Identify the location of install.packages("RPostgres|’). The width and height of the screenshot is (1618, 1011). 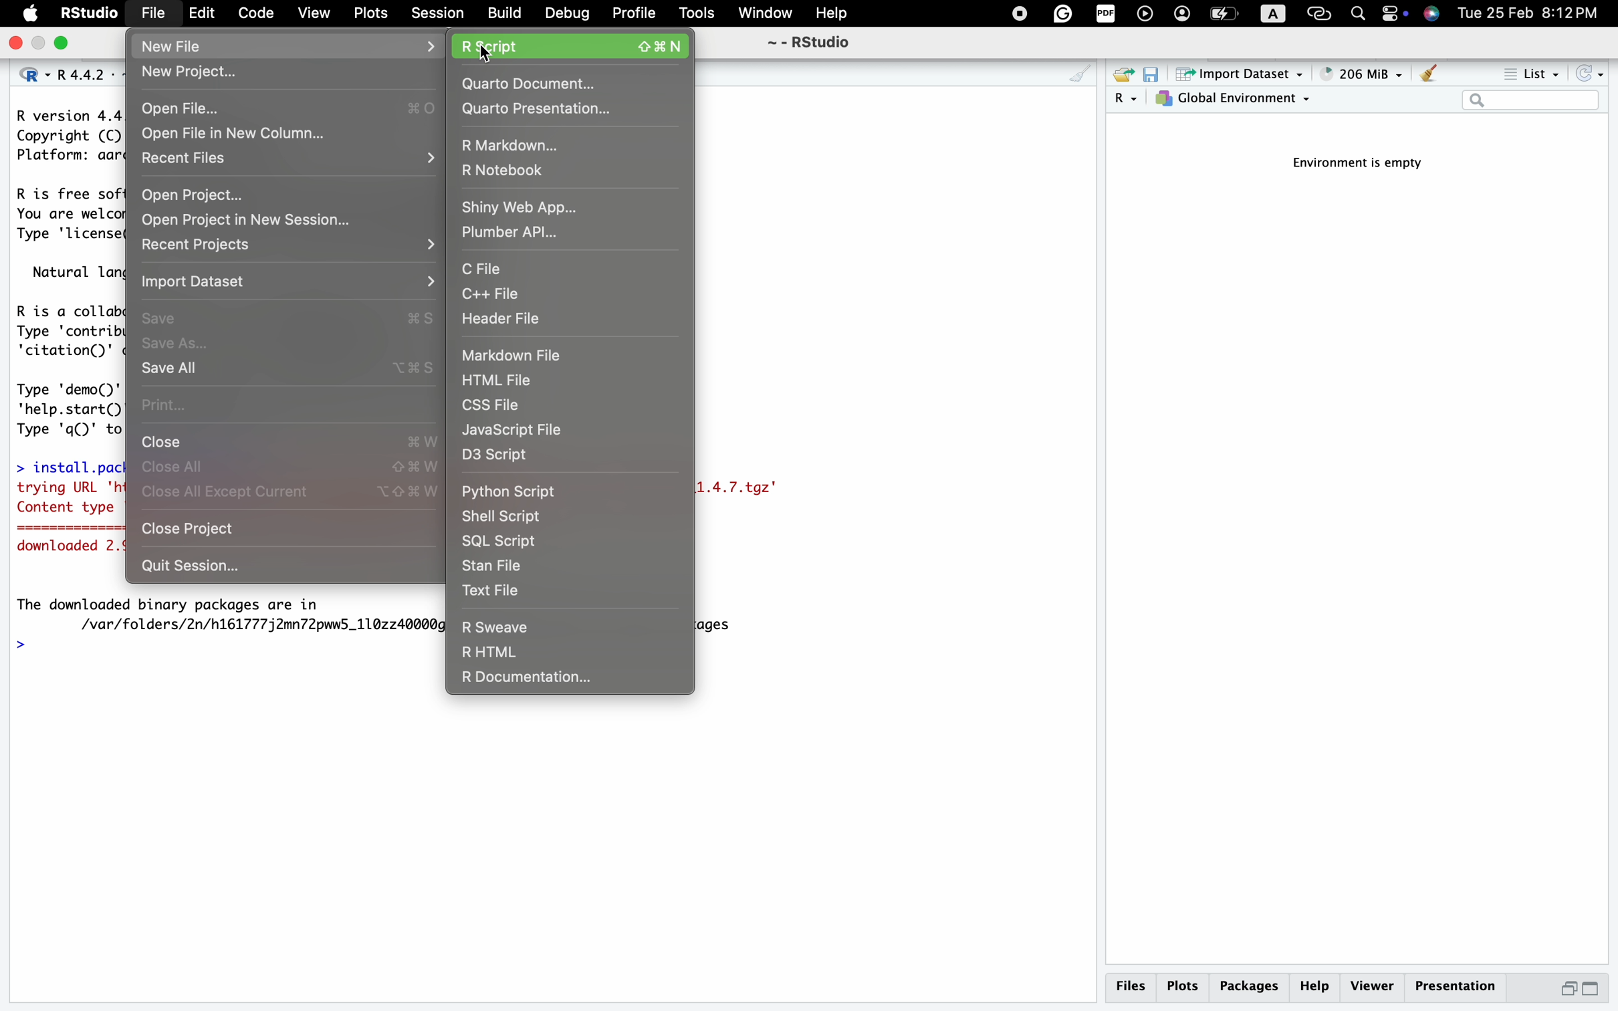
(65, 464).